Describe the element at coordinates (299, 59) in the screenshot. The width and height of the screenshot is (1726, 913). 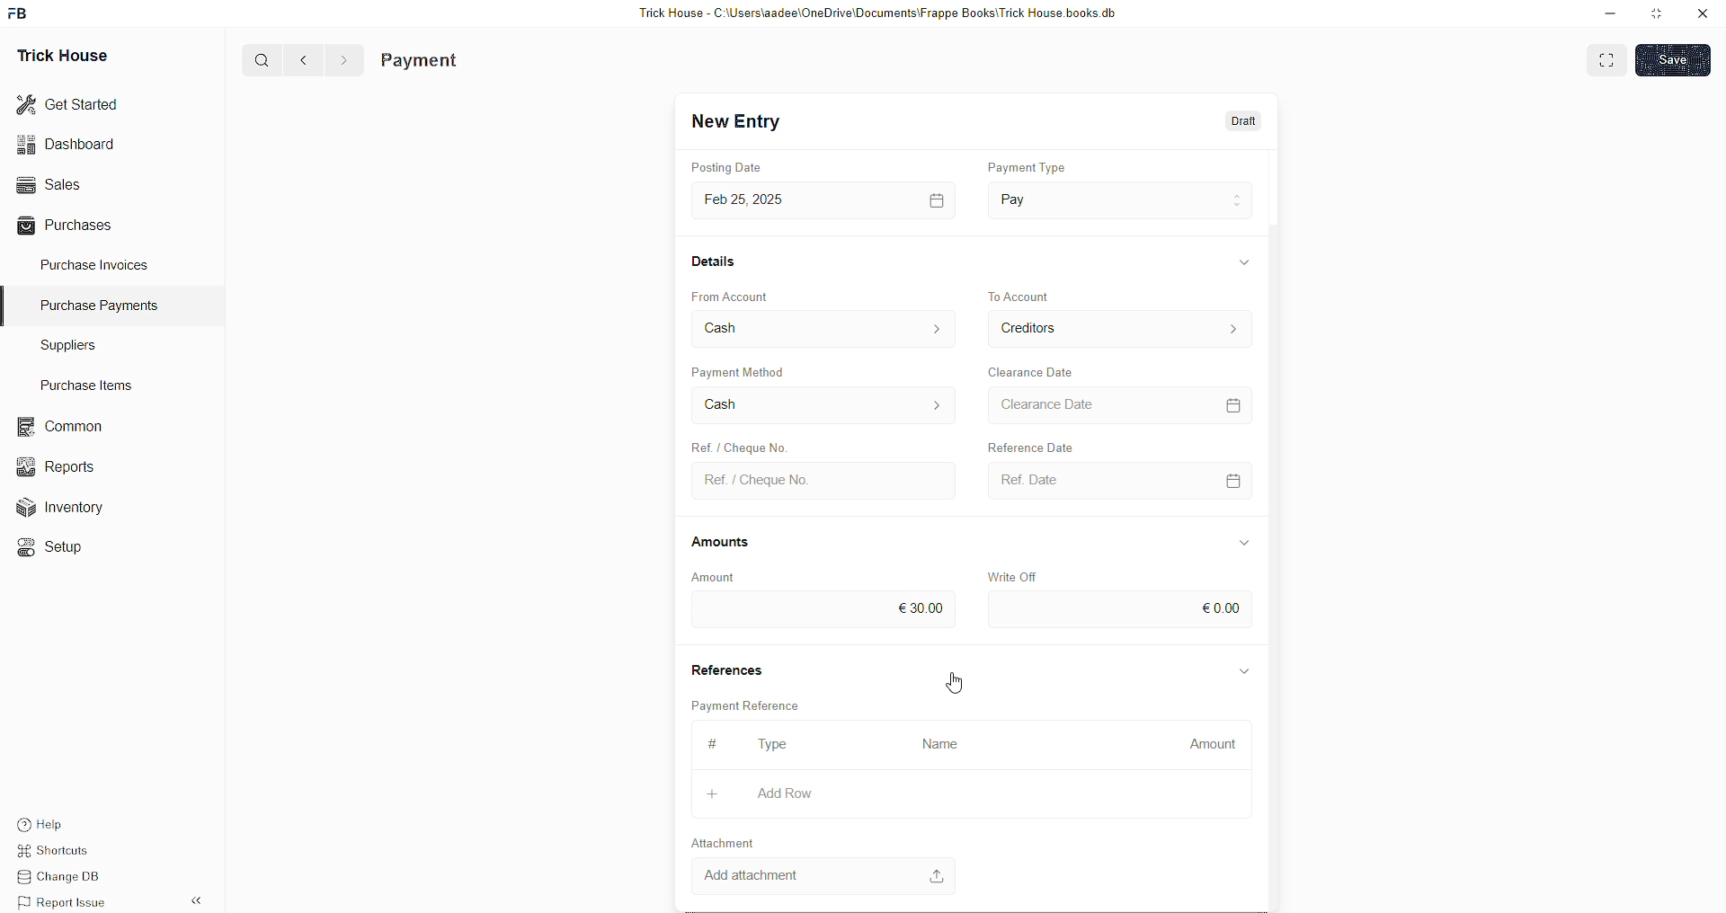
I see `<` at that location.